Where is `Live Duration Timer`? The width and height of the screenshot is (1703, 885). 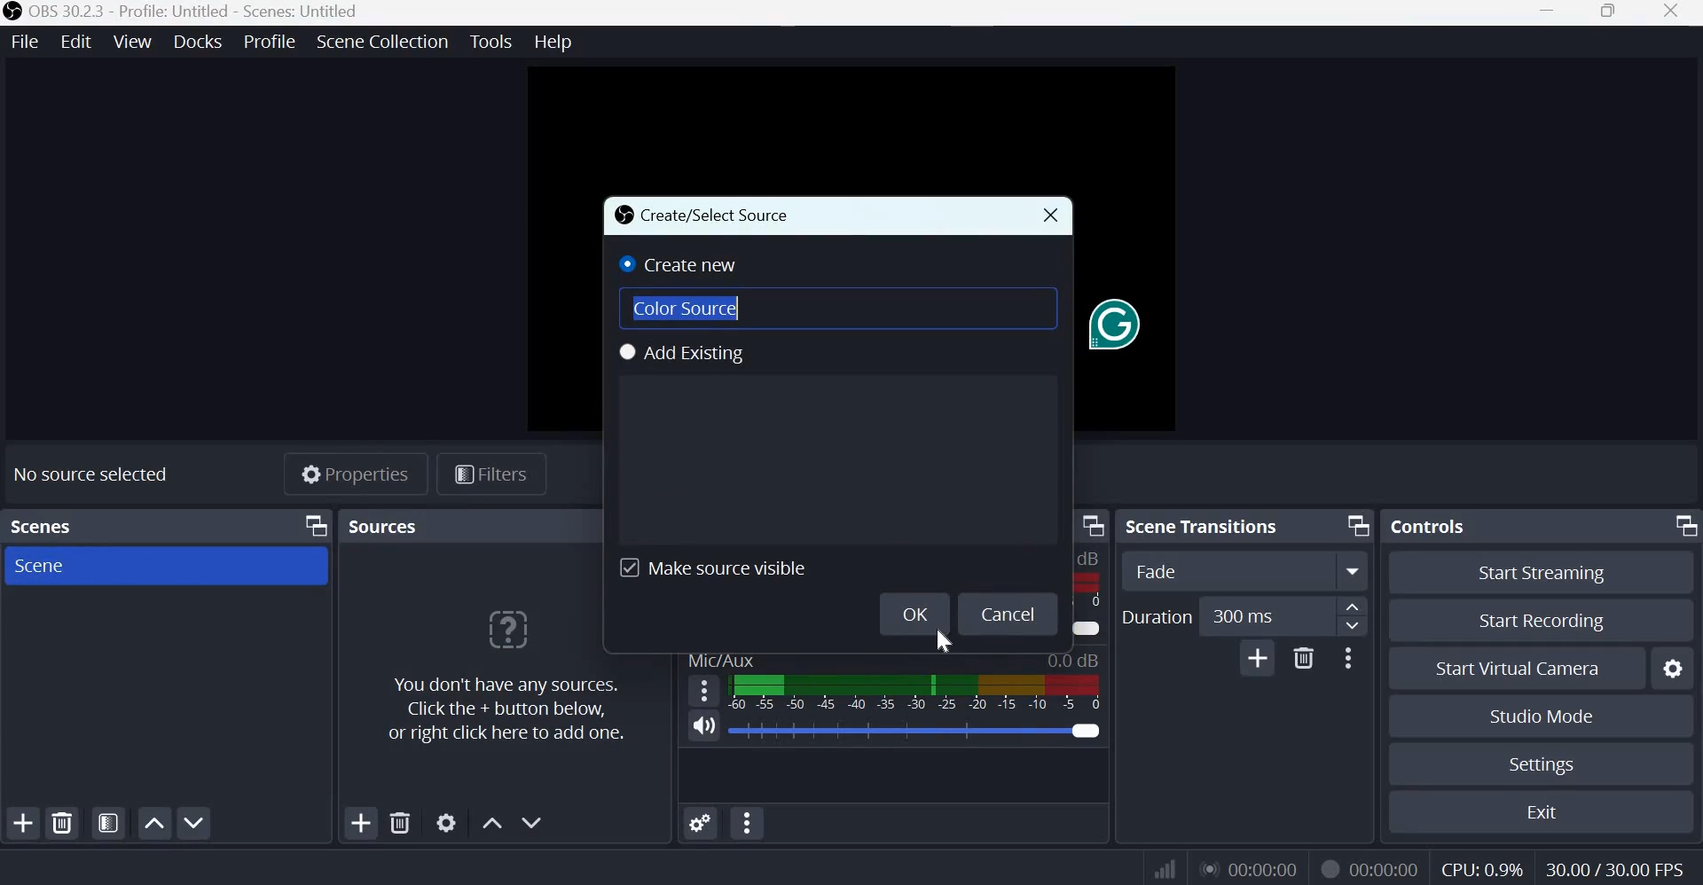
Live Duration Timer is located at coordinates (1252, 868).